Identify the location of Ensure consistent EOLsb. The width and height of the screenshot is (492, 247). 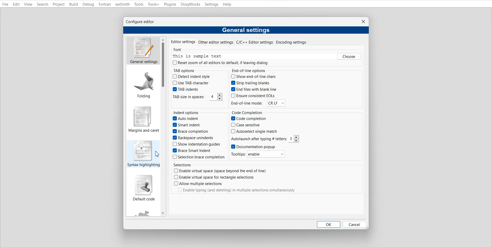
(253, 96).